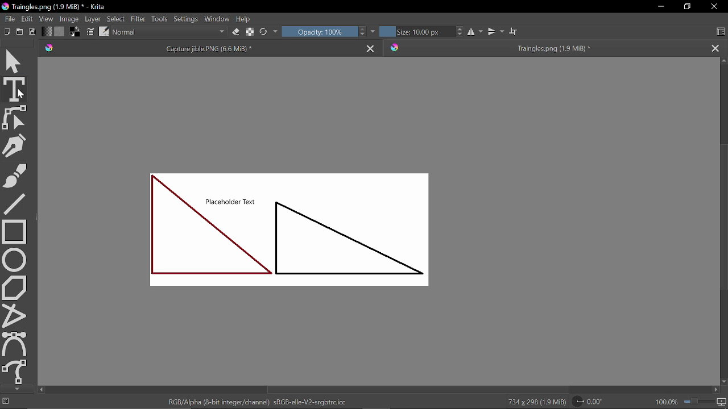 This screenshot has height=409, width=728. What do you see at coordinates (138, 19) in the screenshot?
I see `Filter` at bounding box center [138, 19].